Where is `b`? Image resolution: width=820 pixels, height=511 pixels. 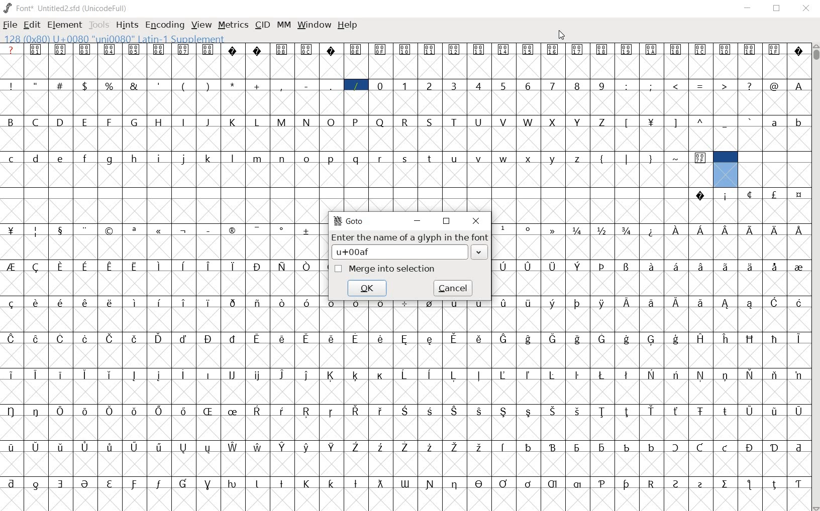
b is located at coordinates (797, 122).